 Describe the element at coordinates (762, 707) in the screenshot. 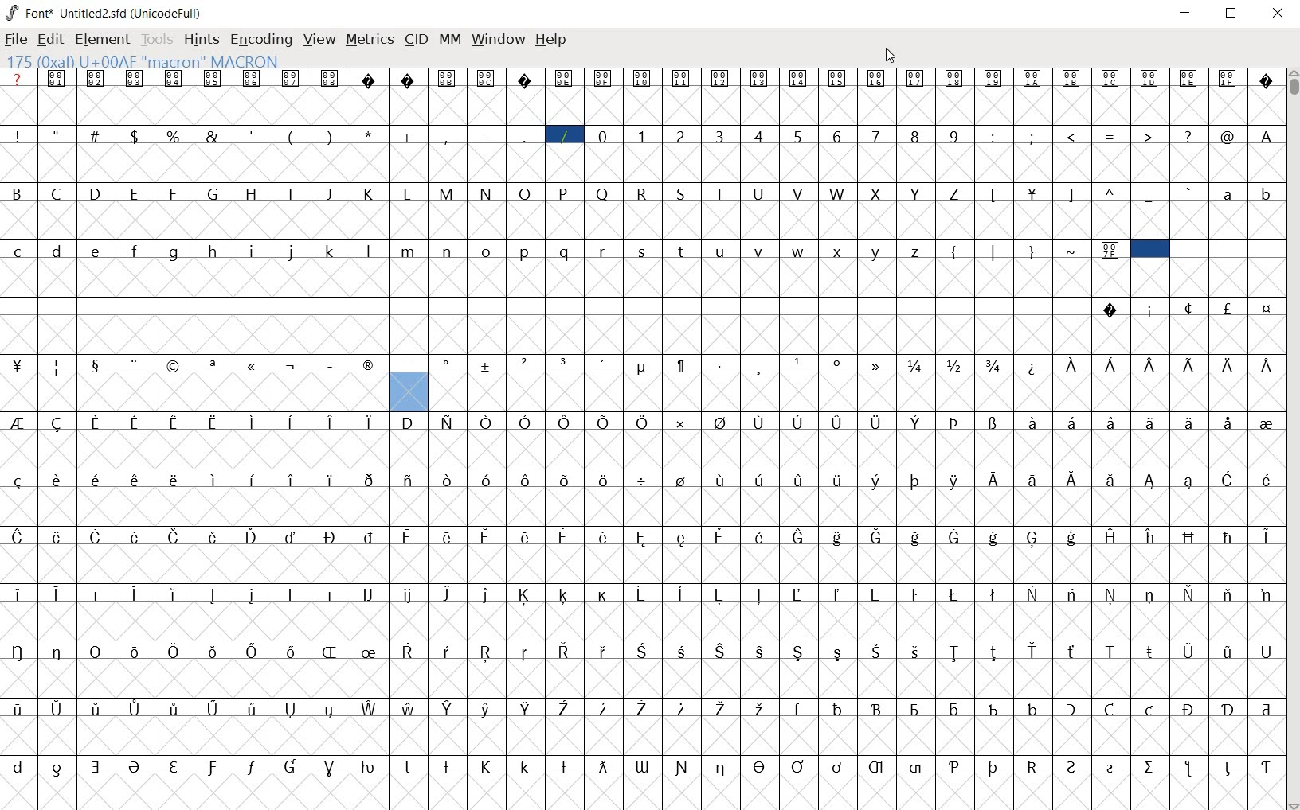

I see `Symbol` at that location.